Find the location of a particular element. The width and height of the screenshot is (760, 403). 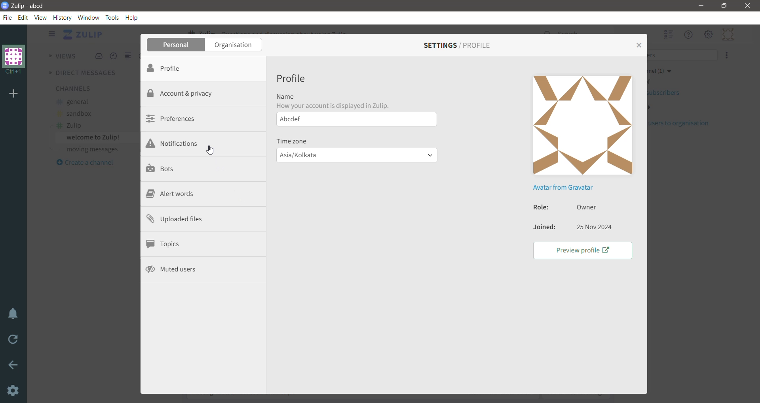

Organisation is located at coordinates (234, 45).